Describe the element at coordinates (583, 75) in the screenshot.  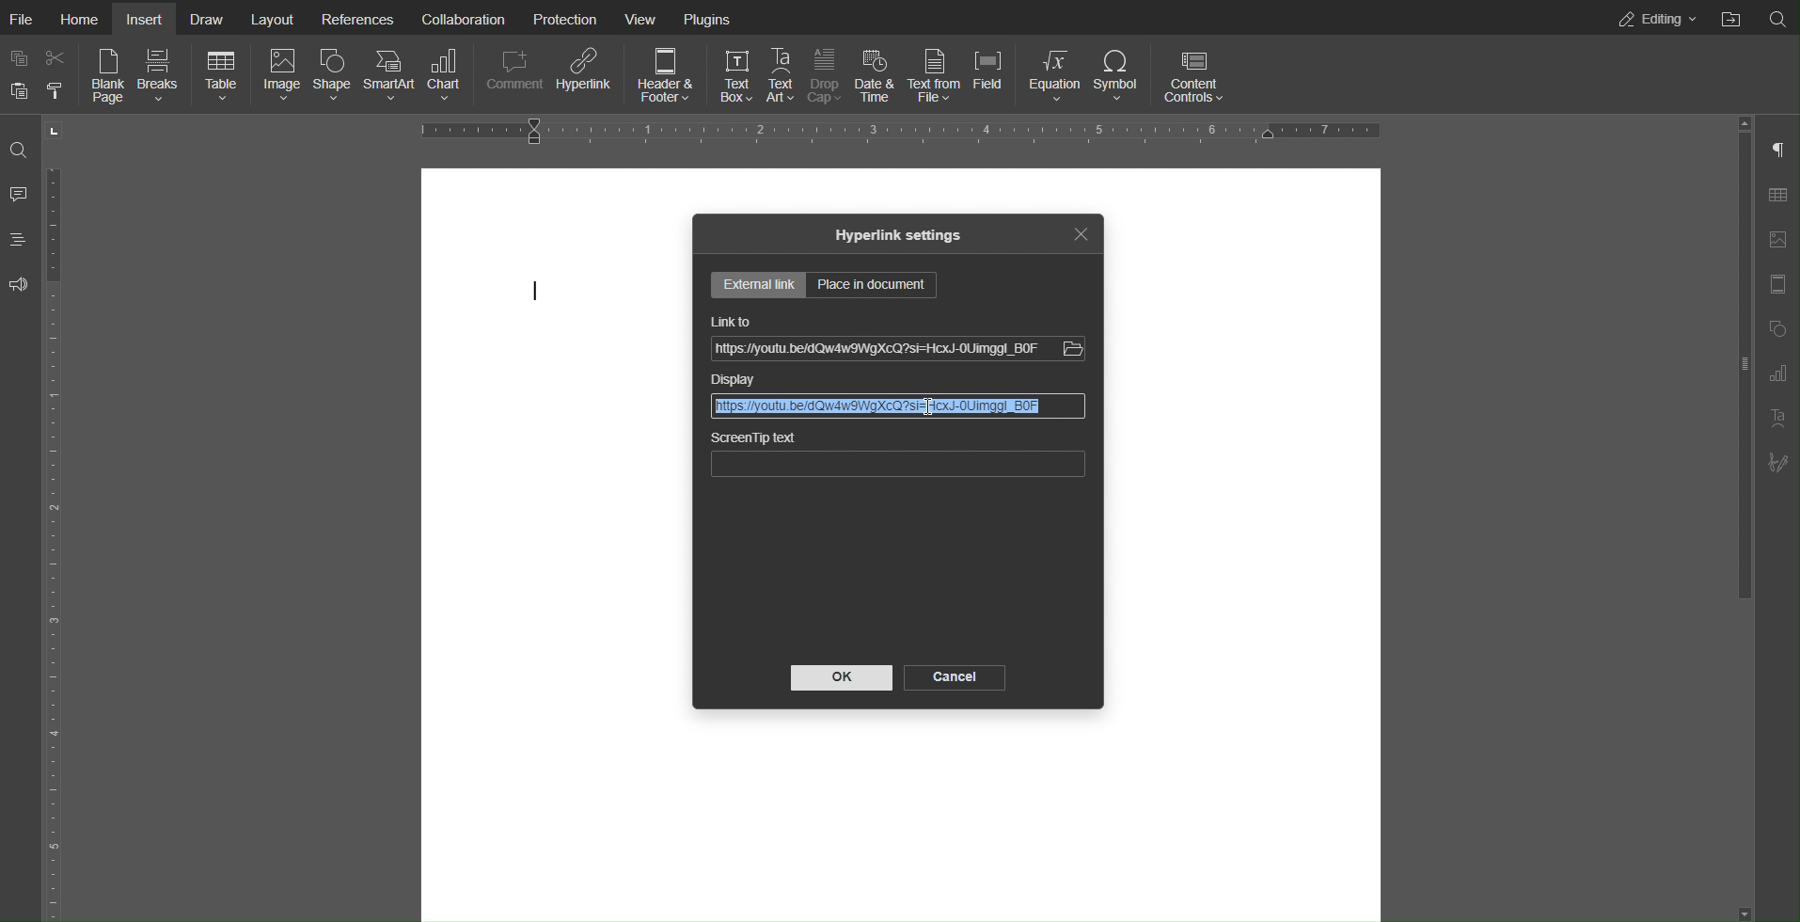
I see `Hyperlink` at that location.